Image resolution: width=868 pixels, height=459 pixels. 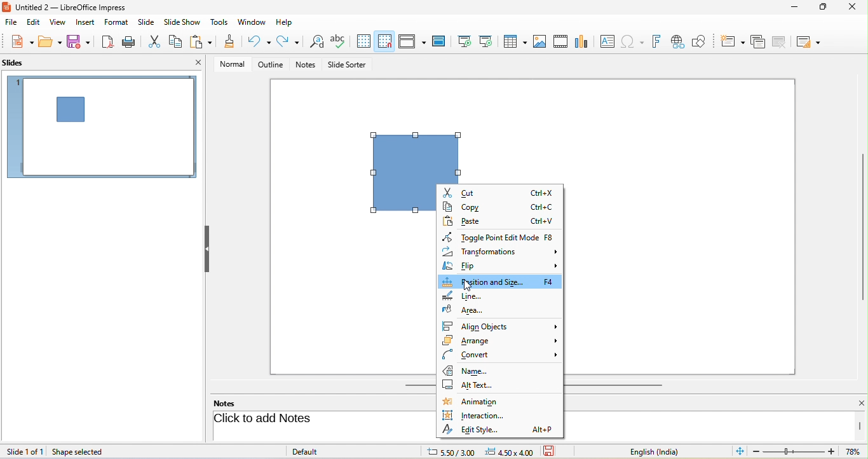 I want to click on normal, so click(x=228, y=64).